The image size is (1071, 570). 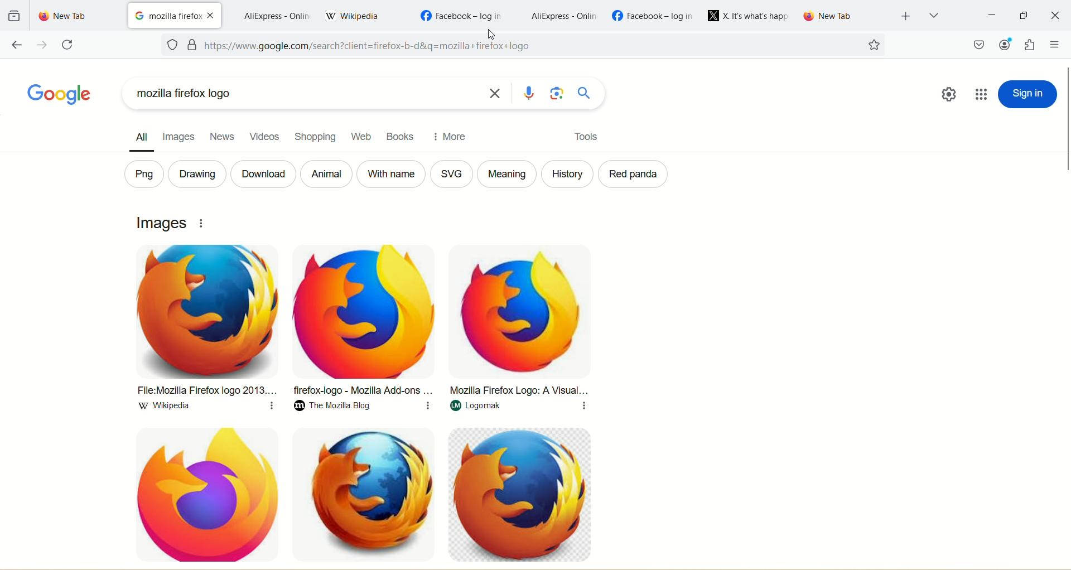 I want to click on new tab, so click(x=76, y=16).